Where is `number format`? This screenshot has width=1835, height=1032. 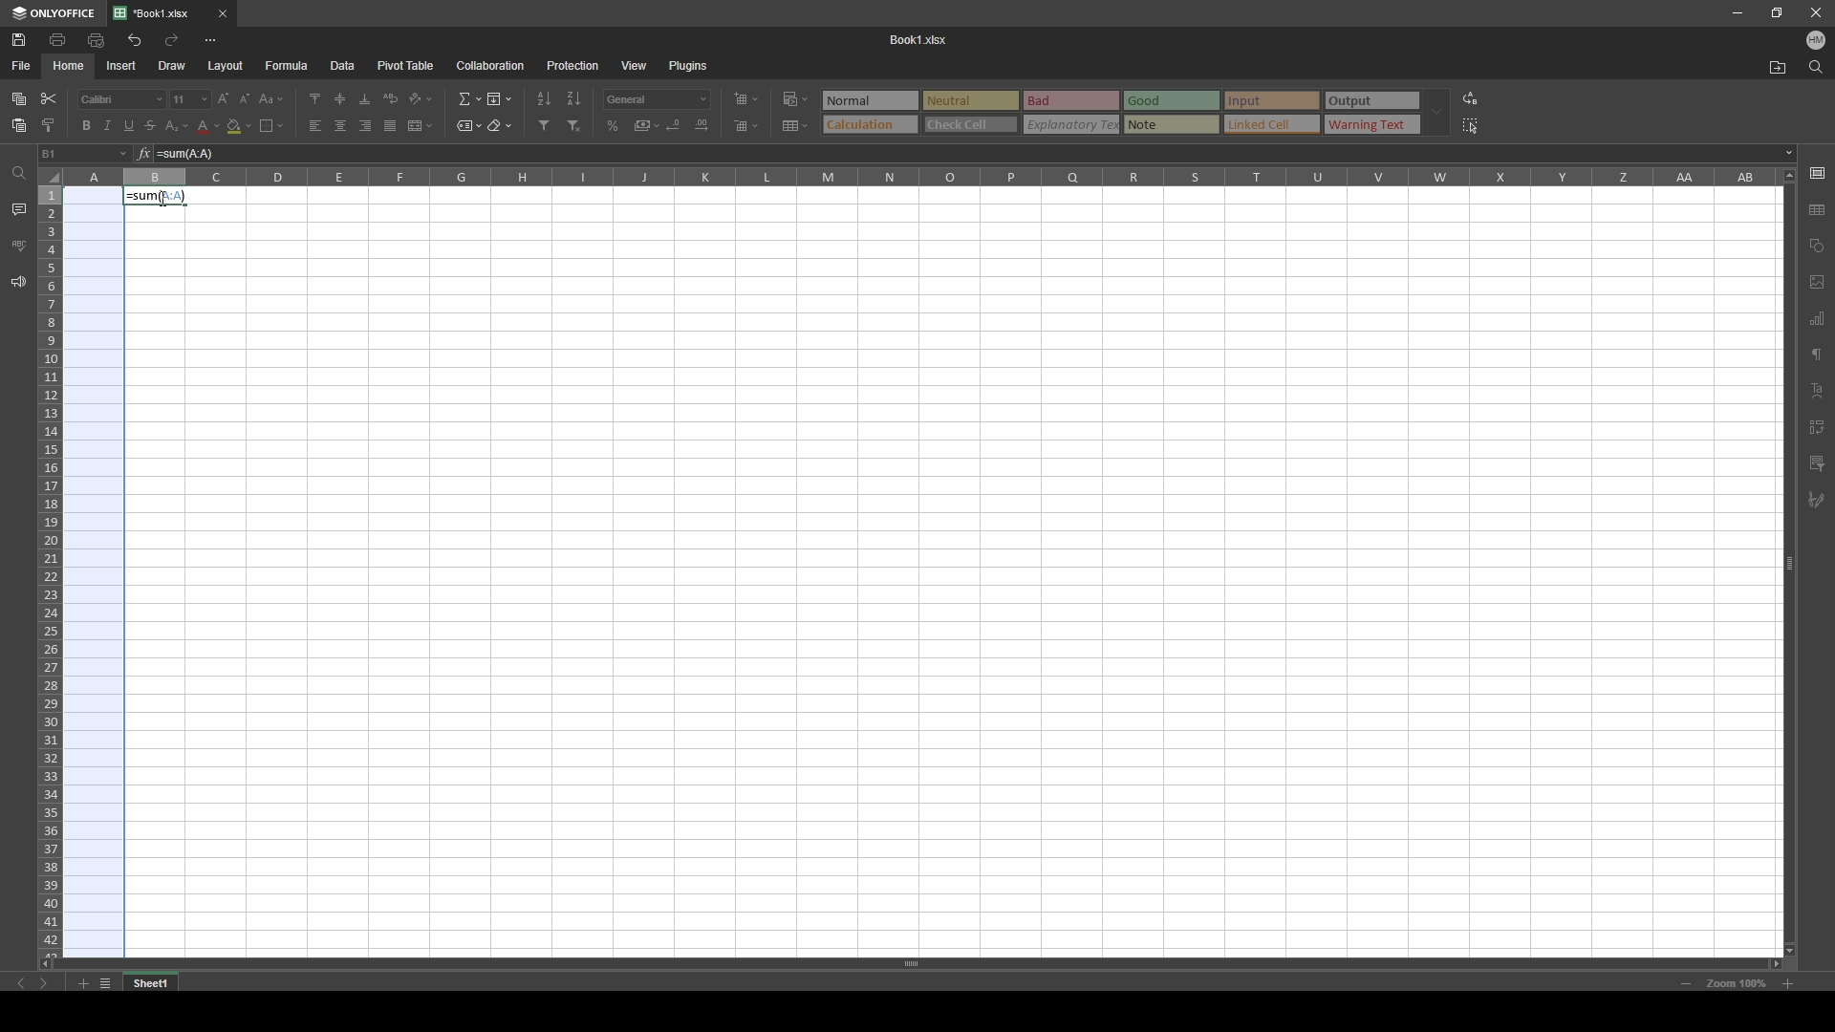
number format is located at coordinates (657, 99).